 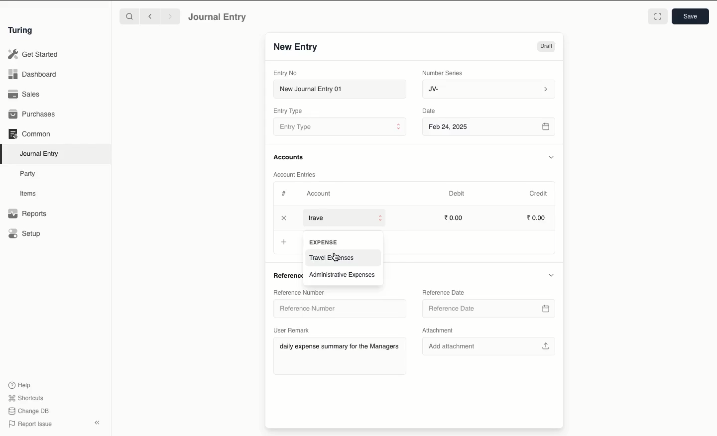 I want to click on Reference Date, so click(x=490, y=306).